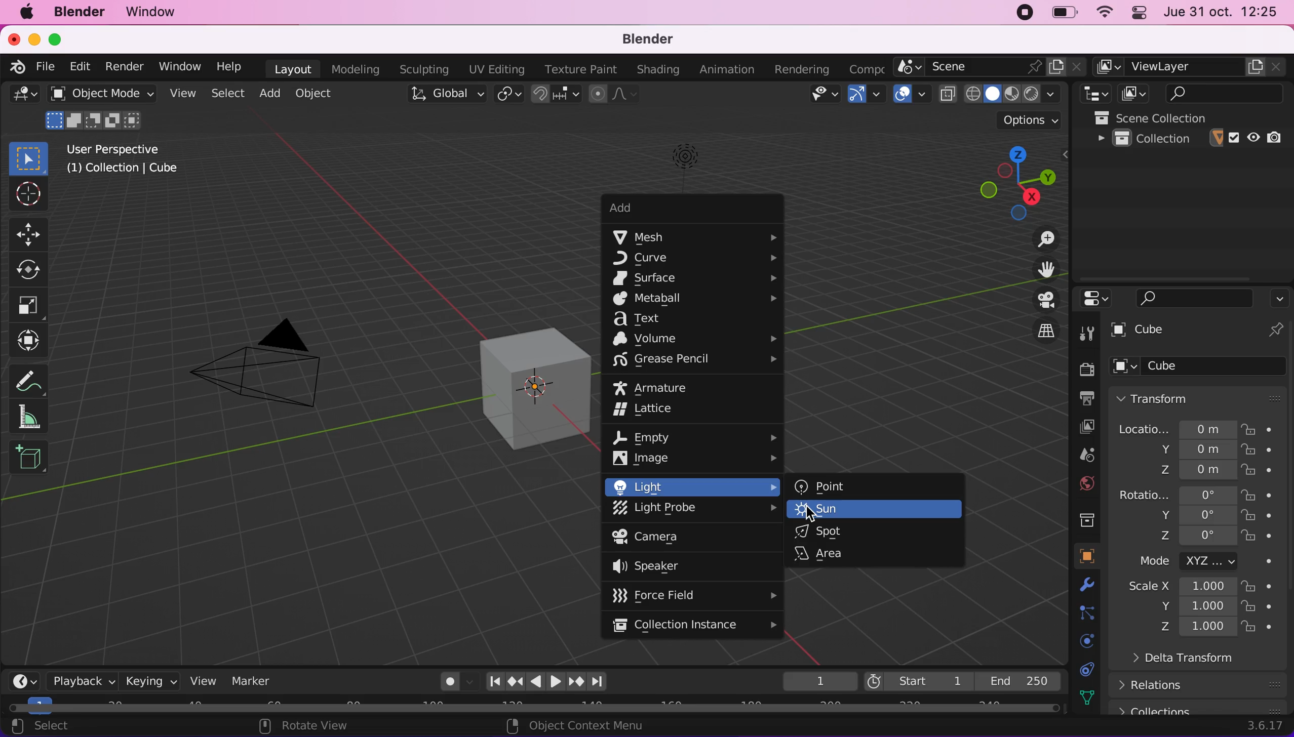 This screenshot has width=1294, height=737. What do you see at coordinates (149, 679) in the screenshot?
I see `keying` at bounding box center [149, 679].